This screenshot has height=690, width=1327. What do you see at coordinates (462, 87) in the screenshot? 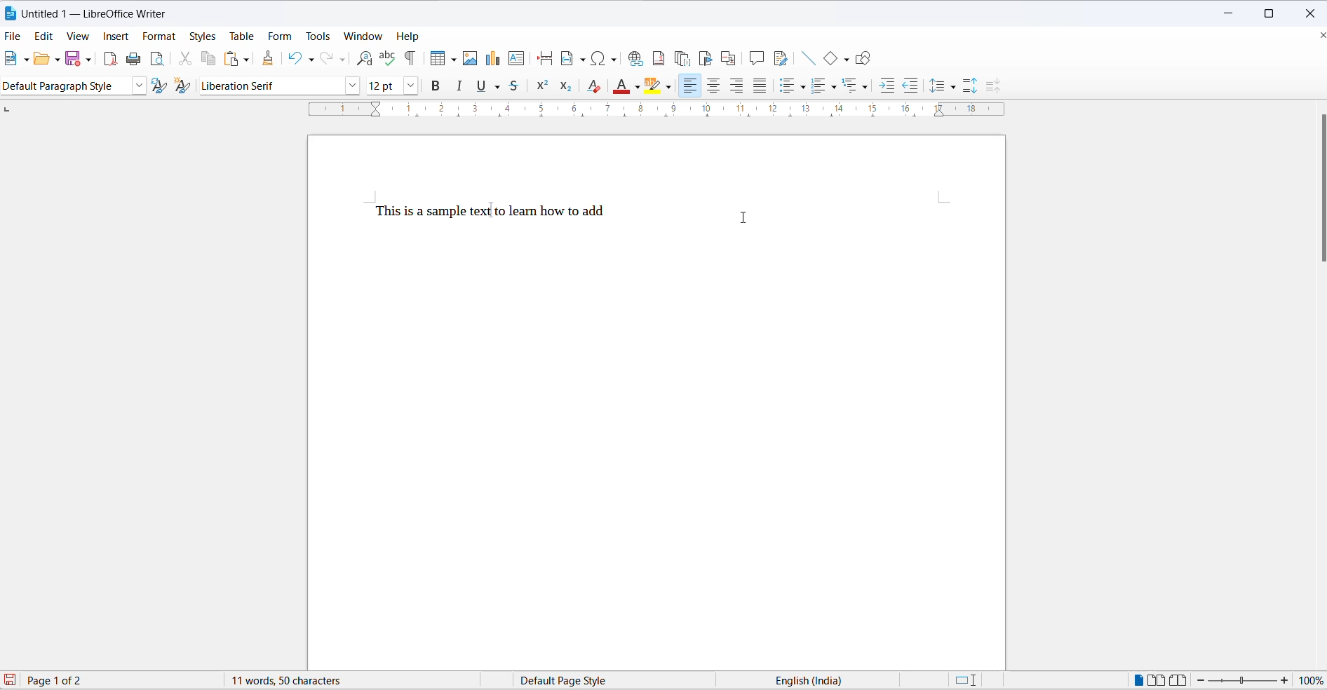
I see `italic` at bounding box center [462, 87].